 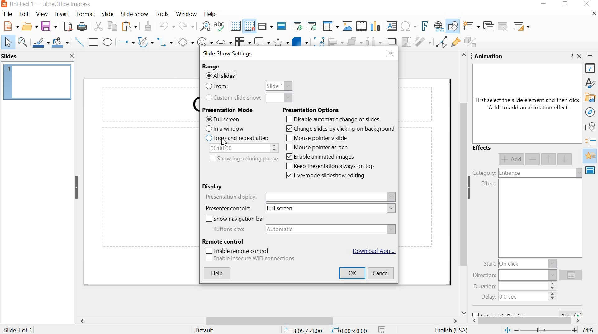 What do you see at coordinates (325, 176) in the screenshot?
I see `live-mode slideshow editing` at bounding box center [325, 176].